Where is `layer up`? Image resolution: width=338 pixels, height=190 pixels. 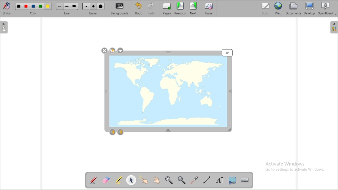
layer up is located at coordinates (112, 132).